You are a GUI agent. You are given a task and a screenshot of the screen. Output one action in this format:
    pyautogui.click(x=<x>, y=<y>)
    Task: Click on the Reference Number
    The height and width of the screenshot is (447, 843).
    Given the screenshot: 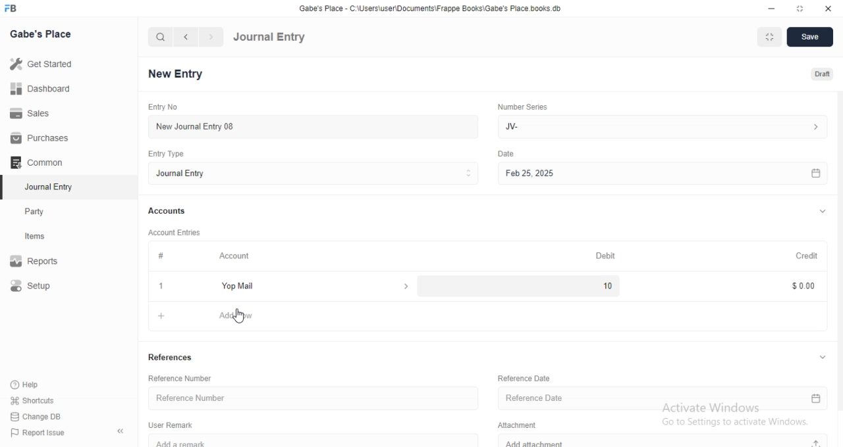 What is the action you would take?
    pyautogui.click(x=182, y=377)
    